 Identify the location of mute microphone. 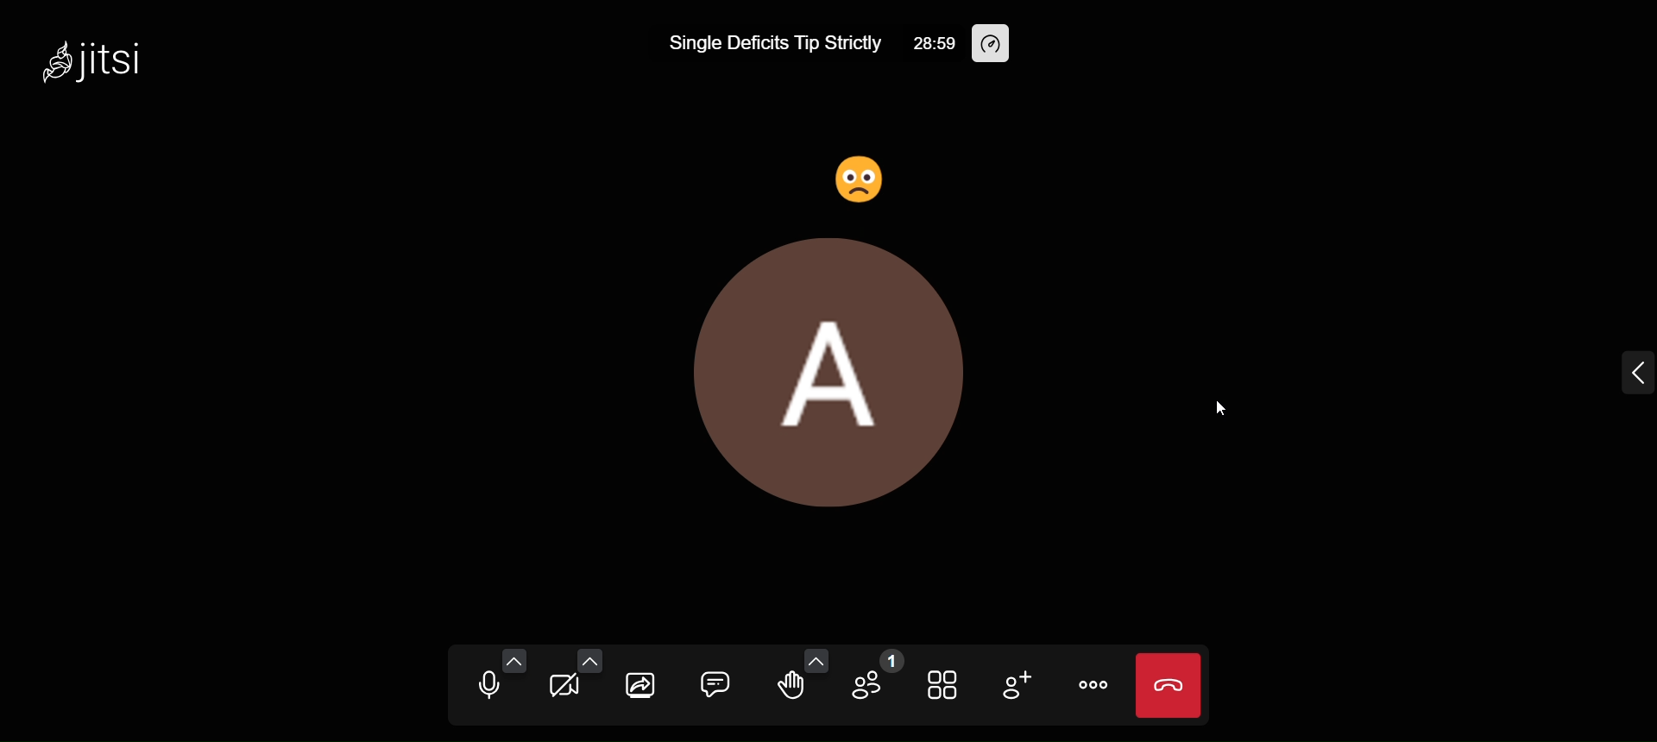
(481, 688).